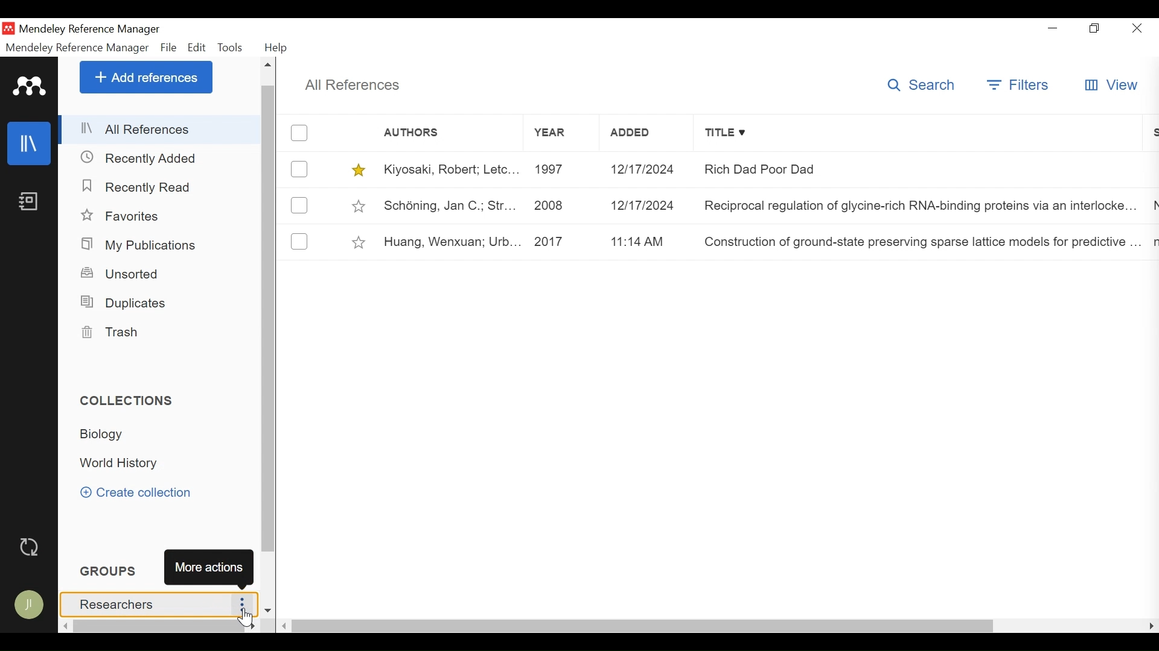 The image size is (1159, 651). Describe the element at coordinates (450, 241) in the screenshot. I see `Huang, Wenxuan; Urb...` at that location.